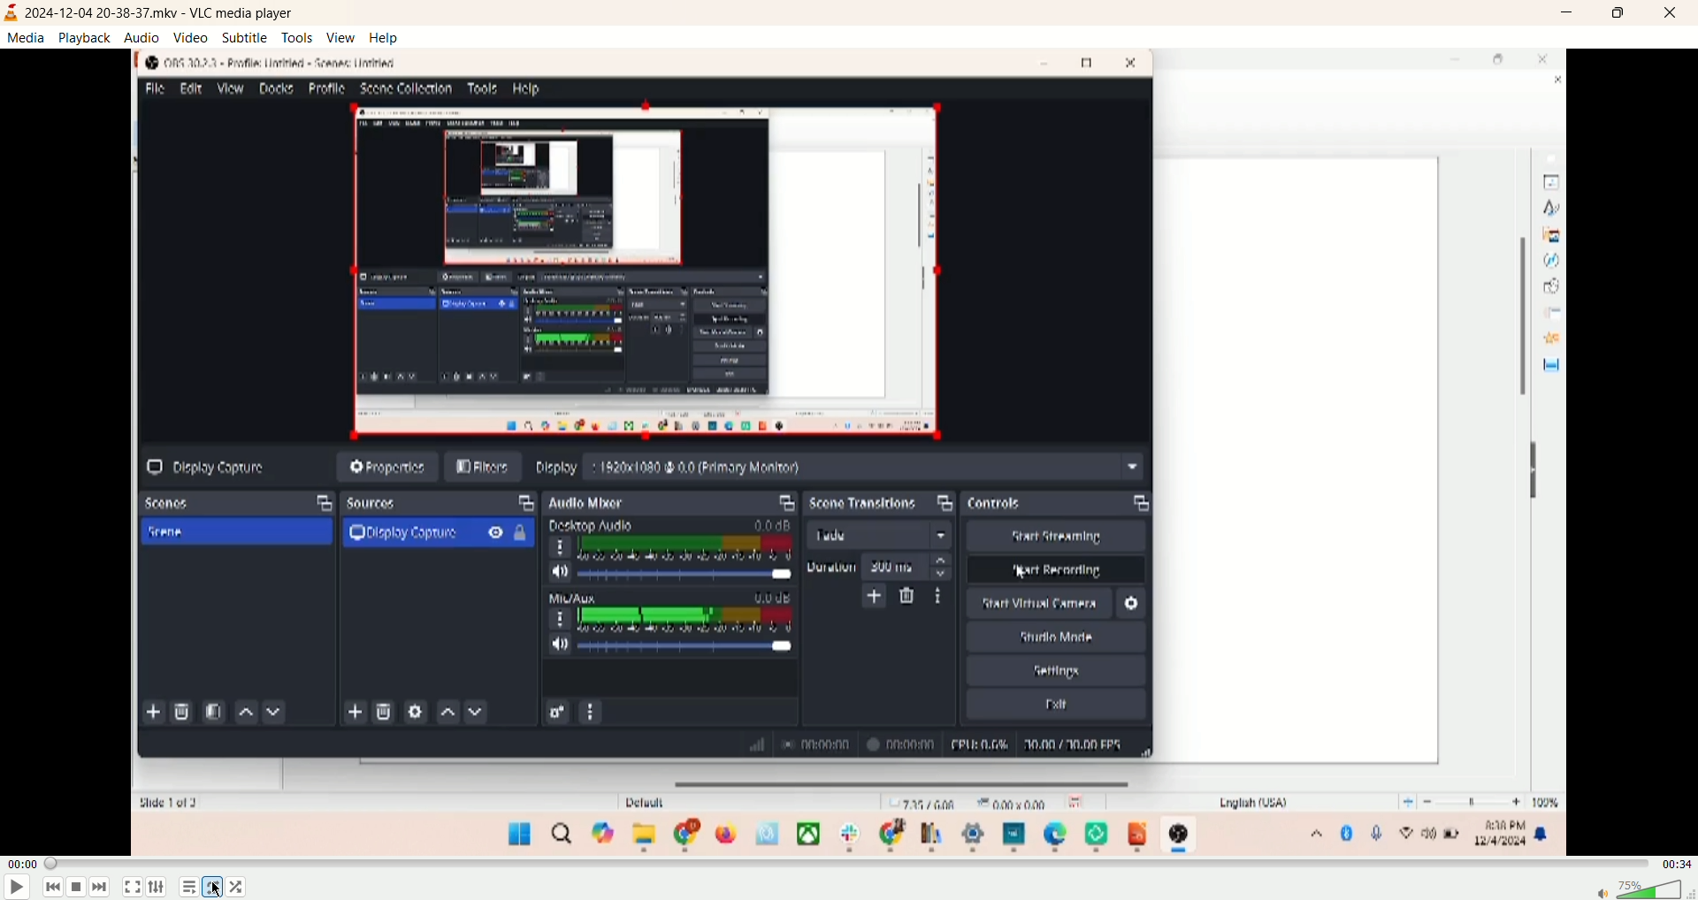  Describe the element at coordinates (342, 36) in the screenshot. I see `view` at that location.